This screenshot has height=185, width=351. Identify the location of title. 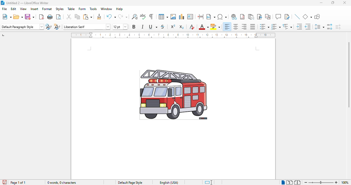
(27, 3).